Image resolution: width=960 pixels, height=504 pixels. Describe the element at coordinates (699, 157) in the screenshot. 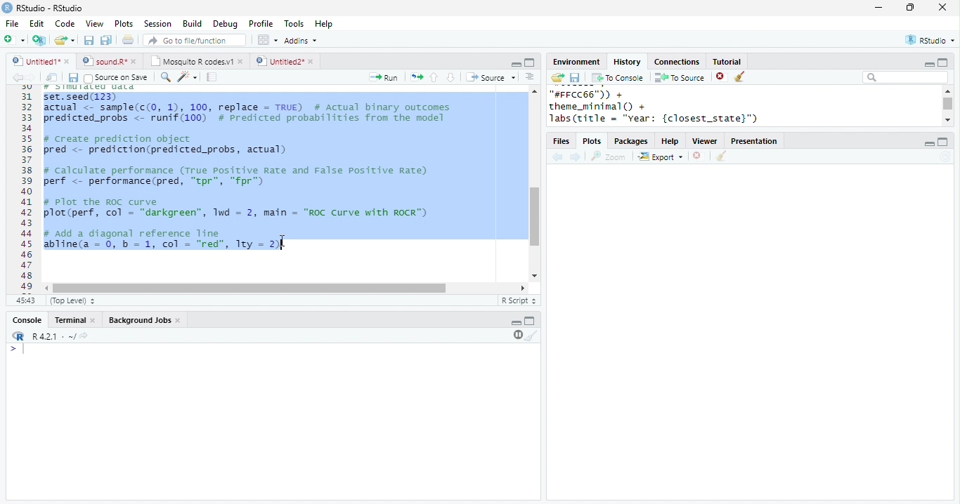

I see `close file` at that location.